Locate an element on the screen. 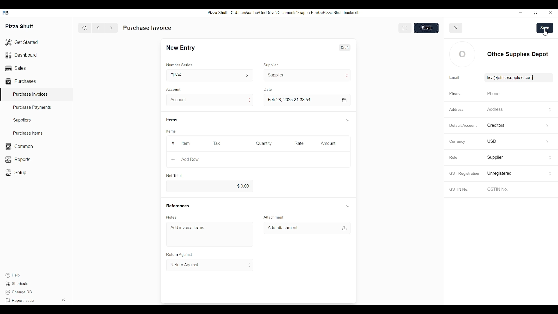 The image size is (558, 314). minimize is located at coordinates (521, 13).